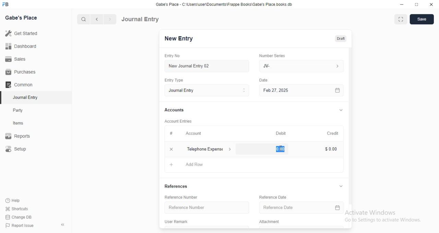  Describe the element at coordinates (270, 197) in the screenshot. I see `‘Reference Date` at that location.